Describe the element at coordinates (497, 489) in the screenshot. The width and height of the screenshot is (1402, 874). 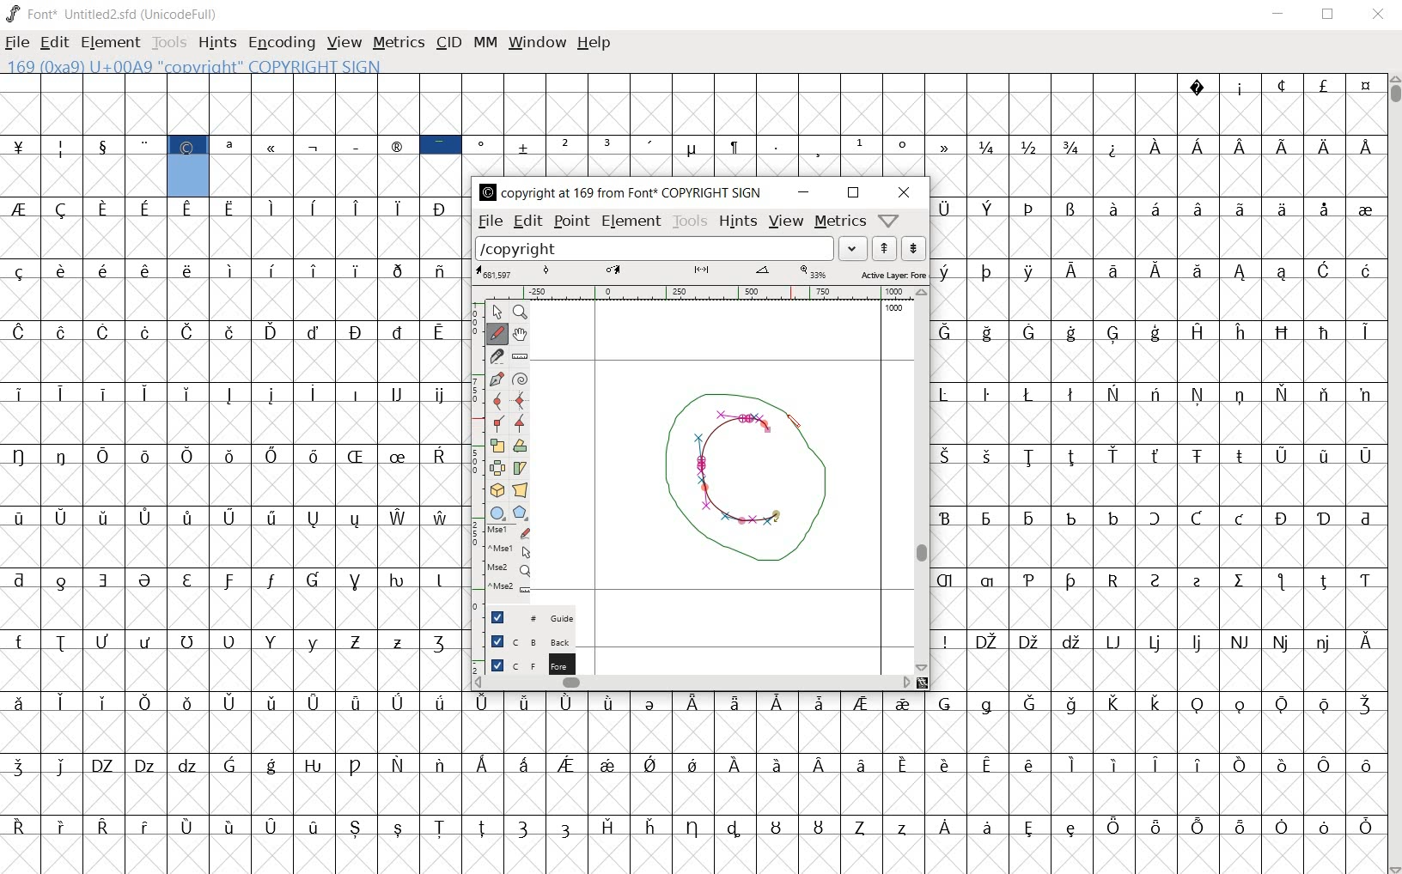
I see `rotate the selection in 3D and project back to plane` at that location.